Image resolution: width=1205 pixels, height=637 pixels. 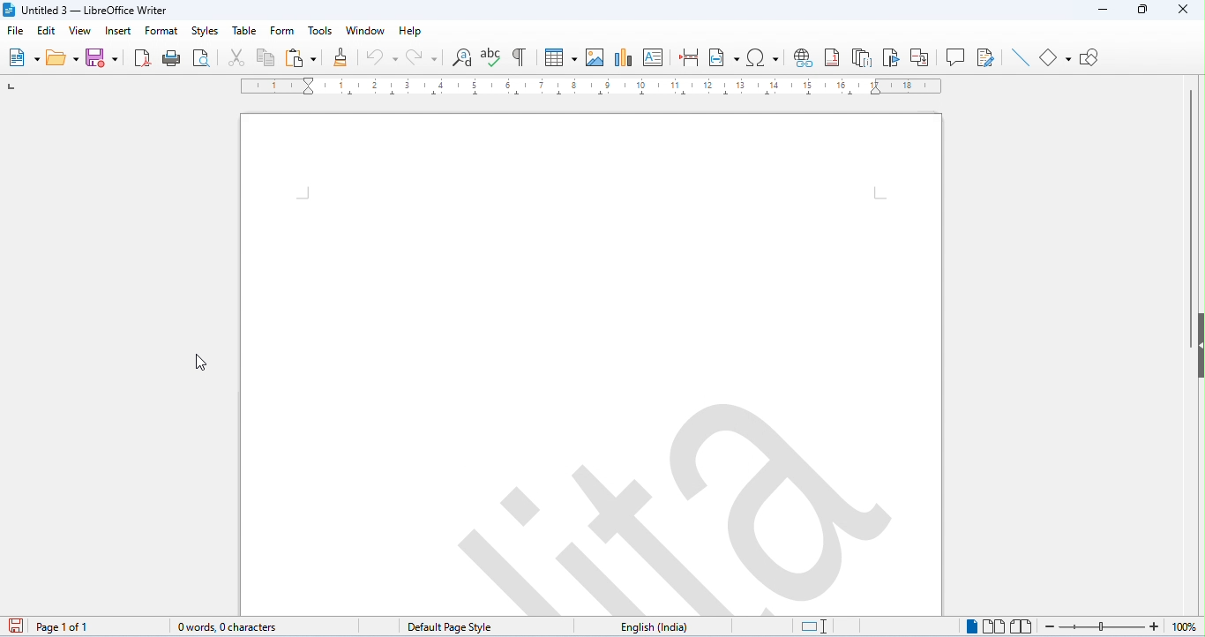 I want to click on tools, so click(x=322, y=32).